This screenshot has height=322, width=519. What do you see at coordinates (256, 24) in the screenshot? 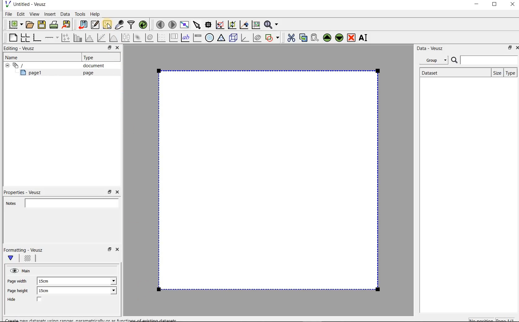
I see `click to reset graph axes` at bounding box center [256, 24].